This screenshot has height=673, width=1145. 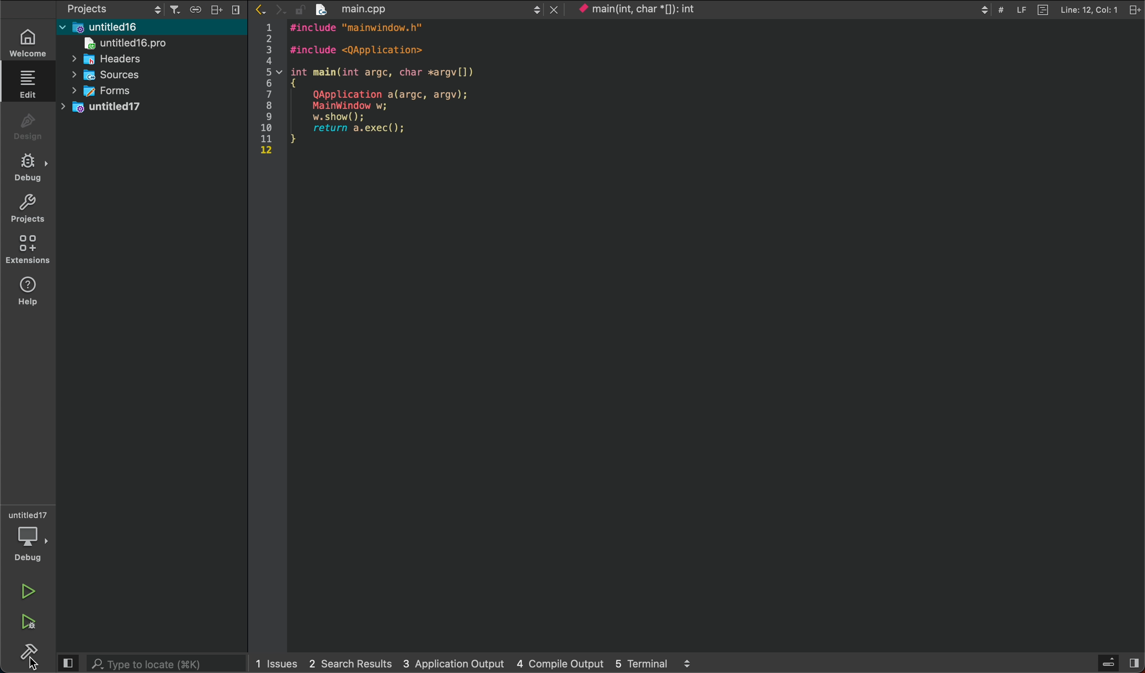 What do you see at coordinates (27, 82) in the screenshot?
I see `edit` at bounding box center [27, 82].